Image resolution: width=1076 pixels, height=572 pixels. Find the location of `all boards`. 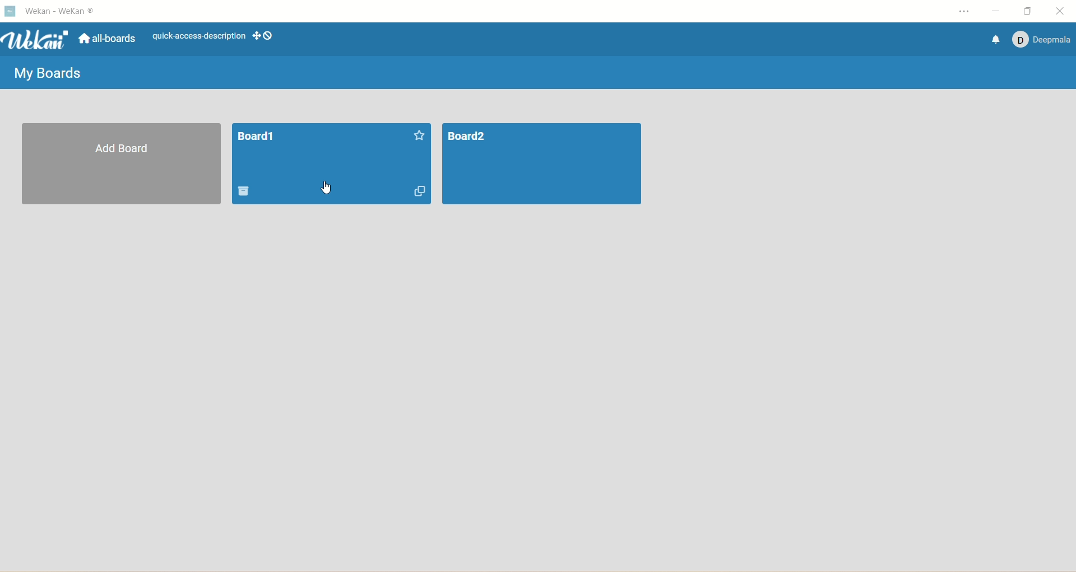

all boards is located at coordinates (110, 41).